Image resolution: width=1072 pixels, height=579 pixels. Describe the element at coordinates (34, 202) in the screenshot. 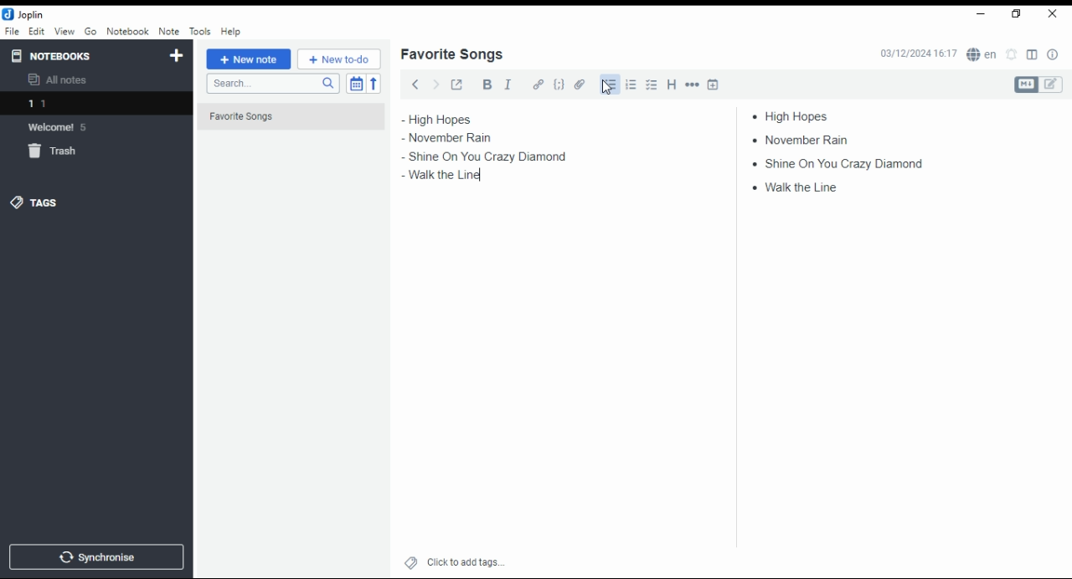

I see `tags` at that location.